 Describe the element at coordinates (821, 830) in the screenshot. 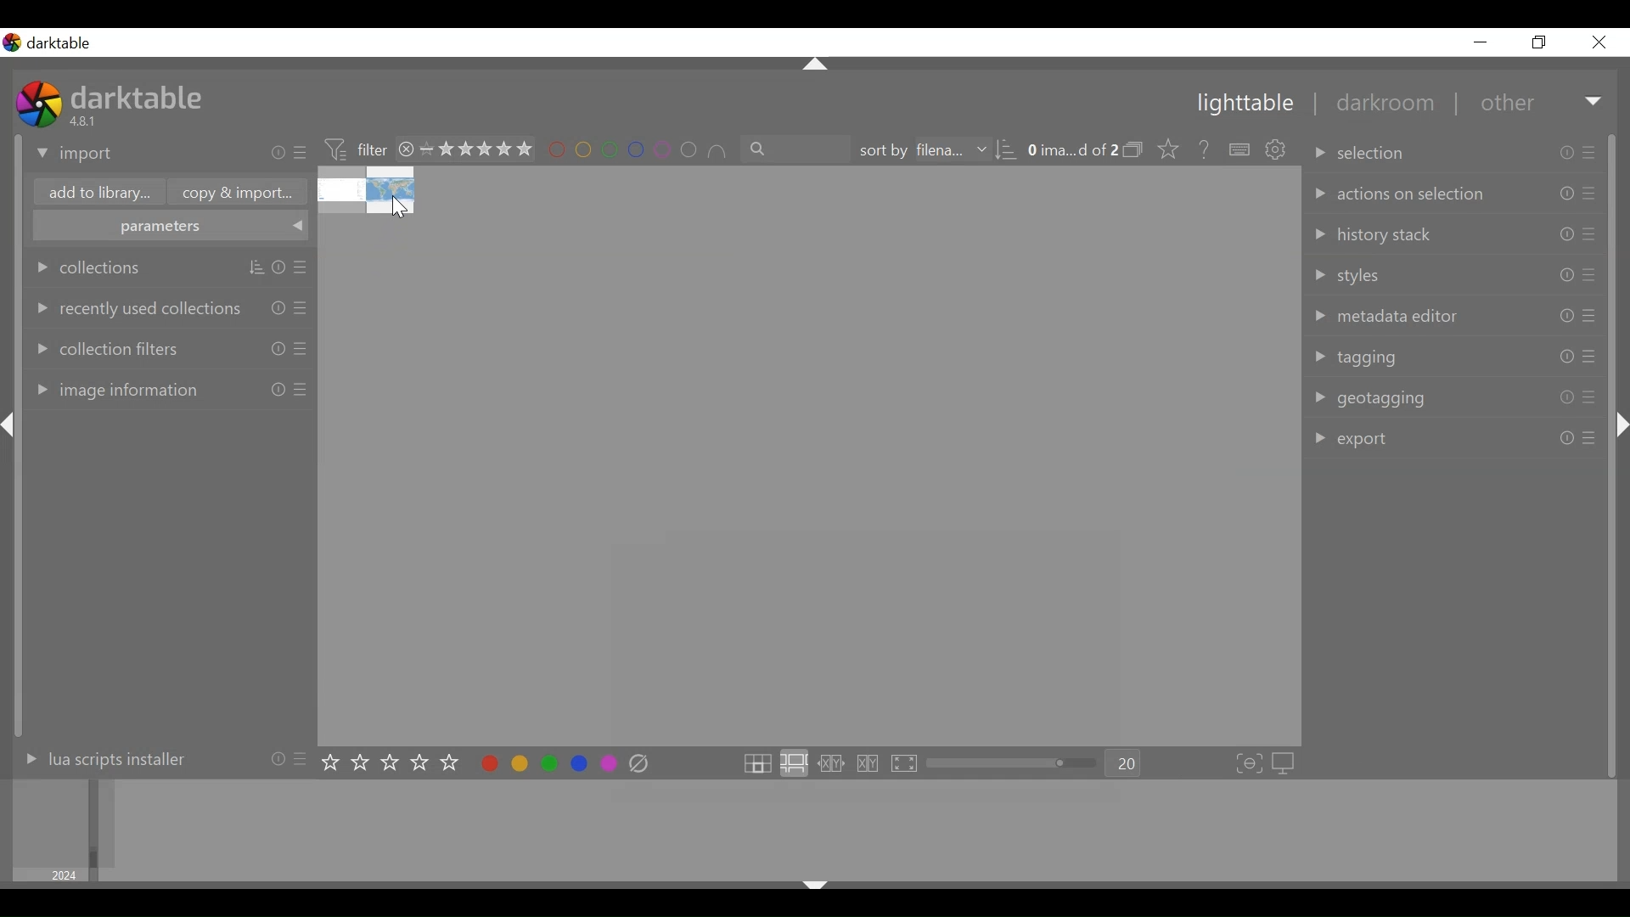

I see `image collection filter` at that location.